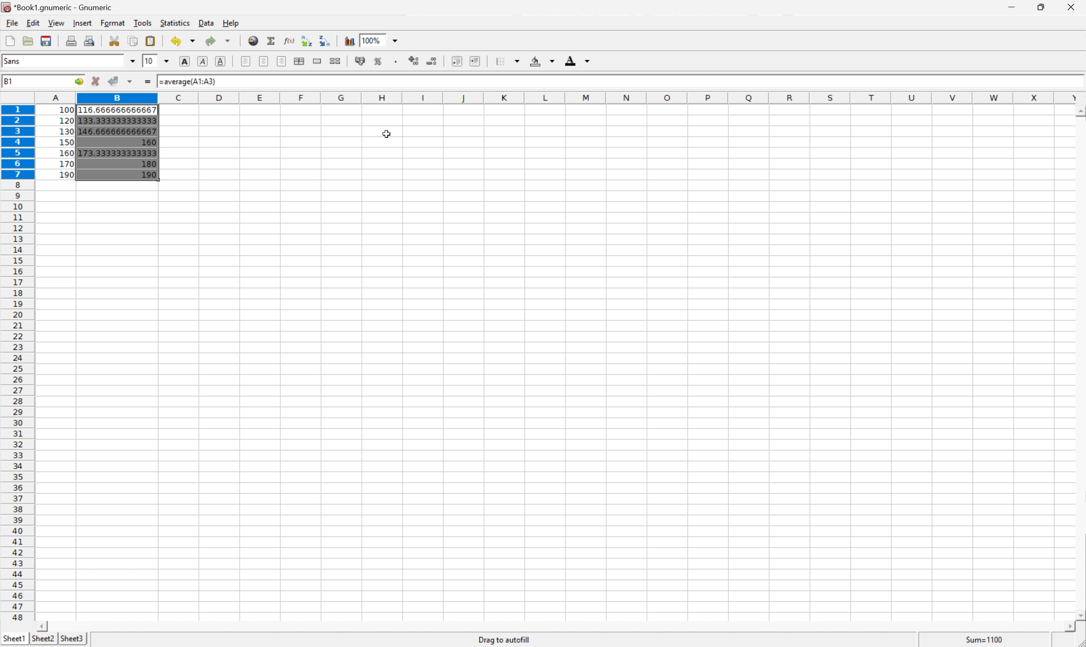  I want to click on Decrease indent, and align the contents to the left, so click(456, 61).